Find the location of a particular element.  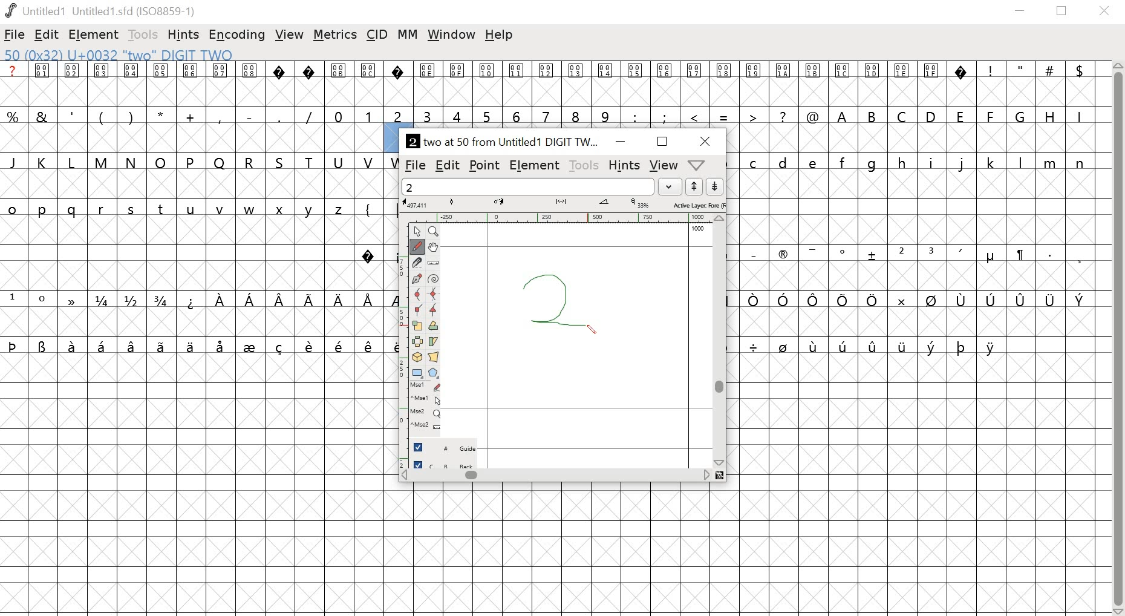

view is located at coordinates (291, 33).